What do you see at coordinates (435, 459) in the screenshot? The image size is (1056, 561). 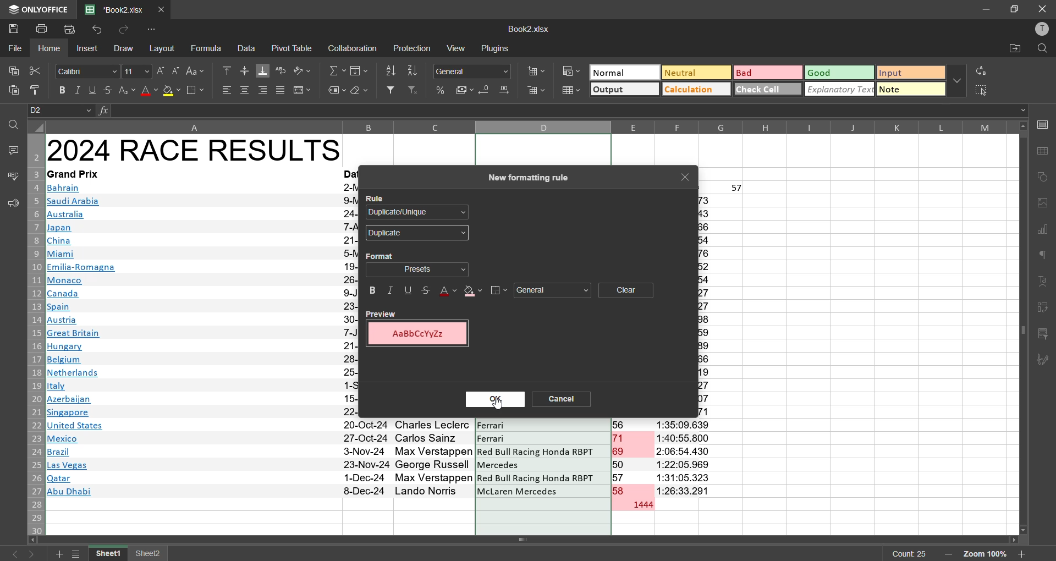 I see `Racer’s name` at bounding box center [435, 459].